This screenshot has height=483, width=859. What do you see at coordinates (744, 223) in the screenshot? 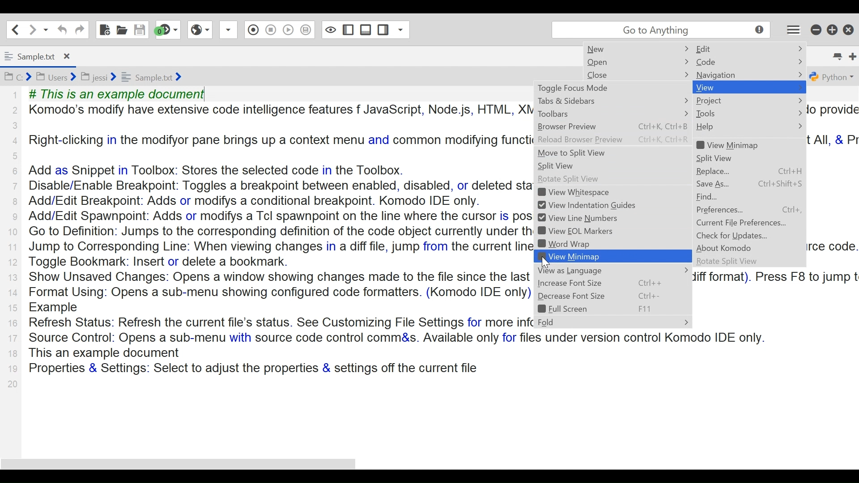
I see `Current File Preferences...` at bounding box center [744, 223].